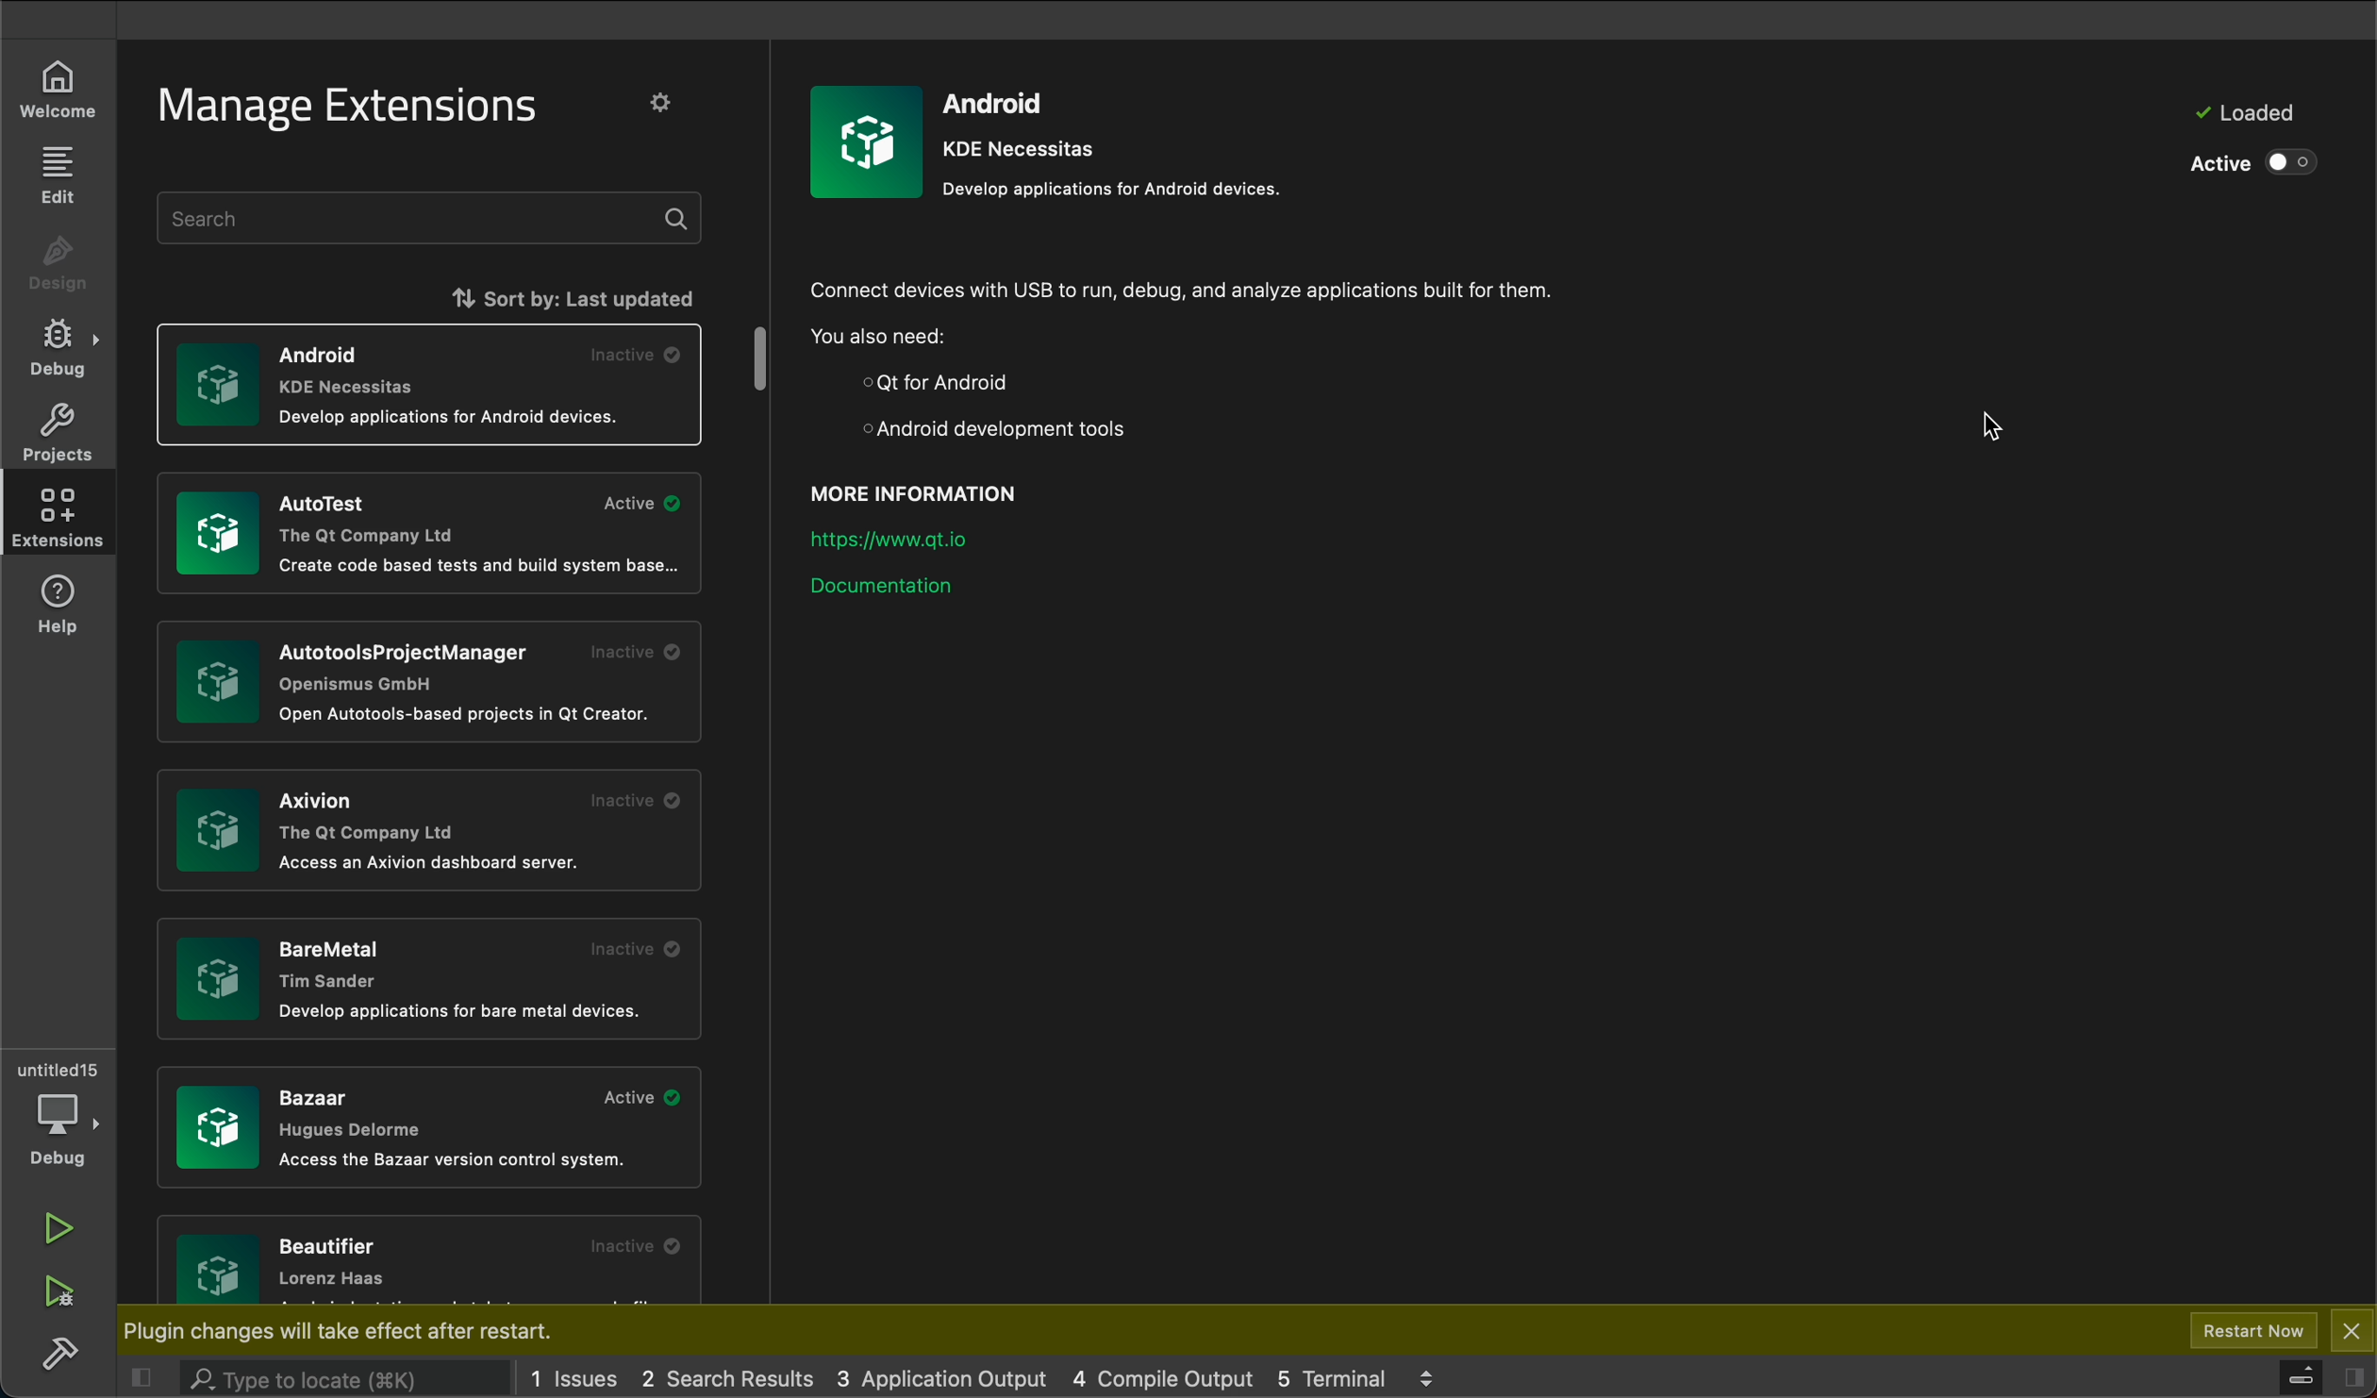 The image size is (2377, 1398). What do you see at coordinates (2244, 165) in the screenshot?
I see `deactivated ` at bounding box center [2244, 165].